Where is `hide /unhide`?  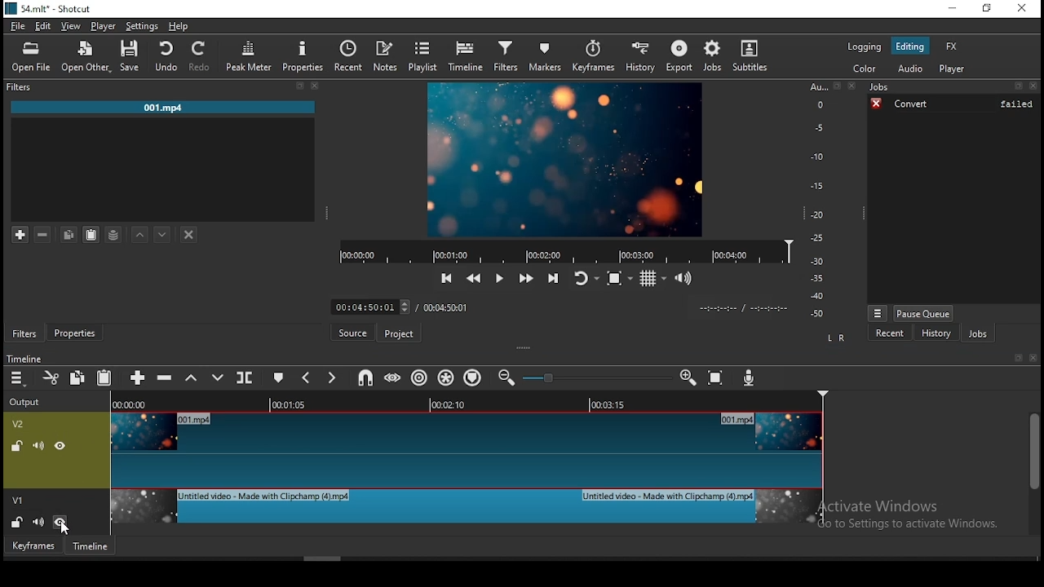
hide /unhide is located at coordinates (62, 521).